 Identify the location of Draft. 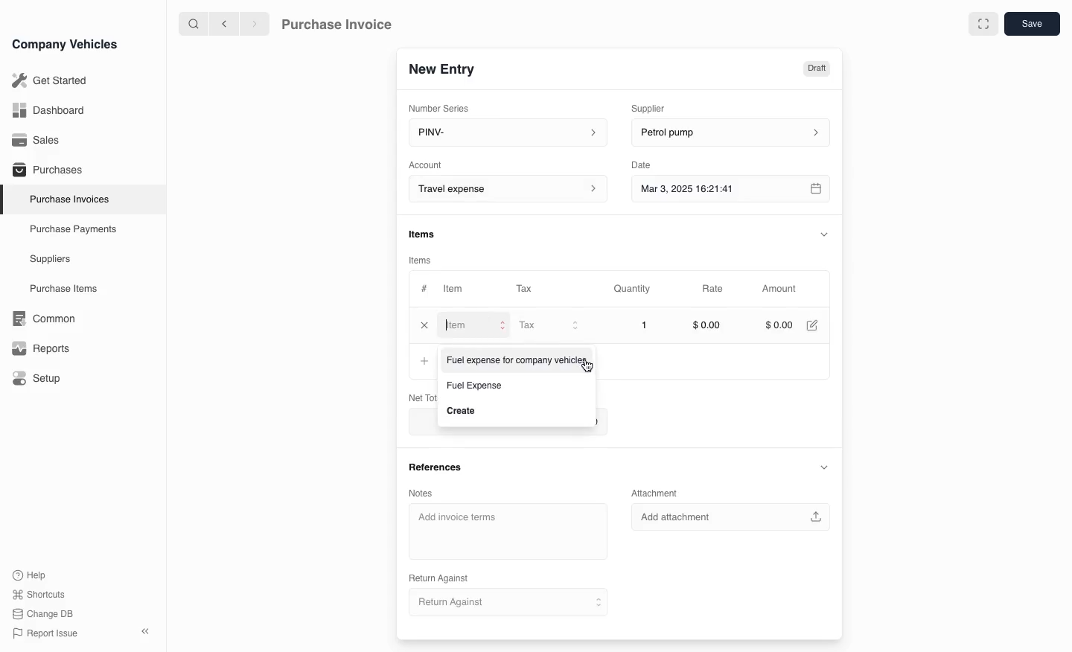
(815, 67).